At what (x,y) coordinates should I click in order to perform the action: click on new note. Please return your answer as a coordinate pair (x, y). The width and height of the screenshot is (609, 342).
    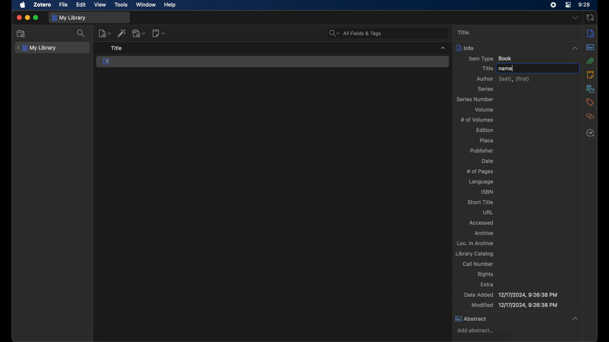
    Looking at the image, I should click on (159, 33).